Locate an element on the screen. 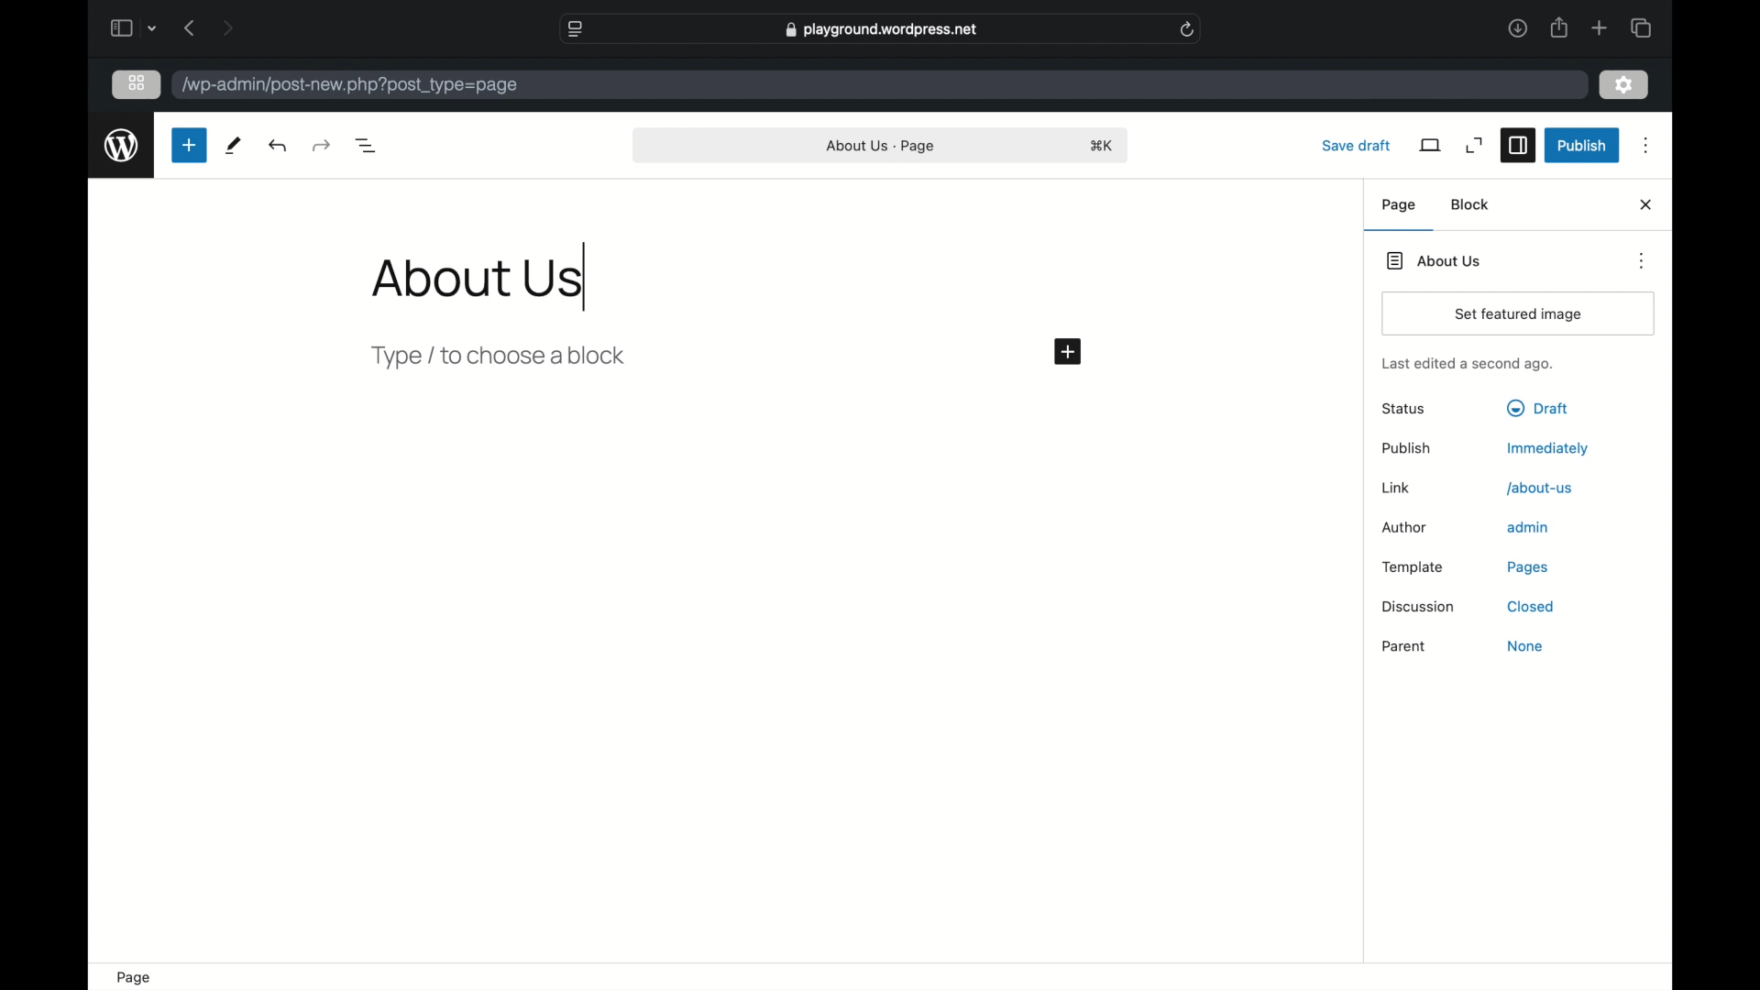 The height and width of the screenshot is (990, 1760). redo is located at coordinates (279, 147).